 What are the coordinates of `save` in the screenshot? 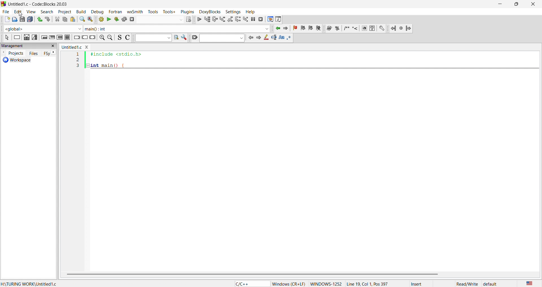 It's located at (21, 19).